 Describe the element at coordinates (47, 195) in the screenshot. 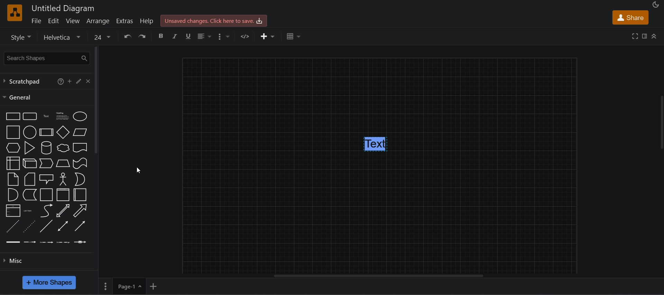

I see `Container` at that location.